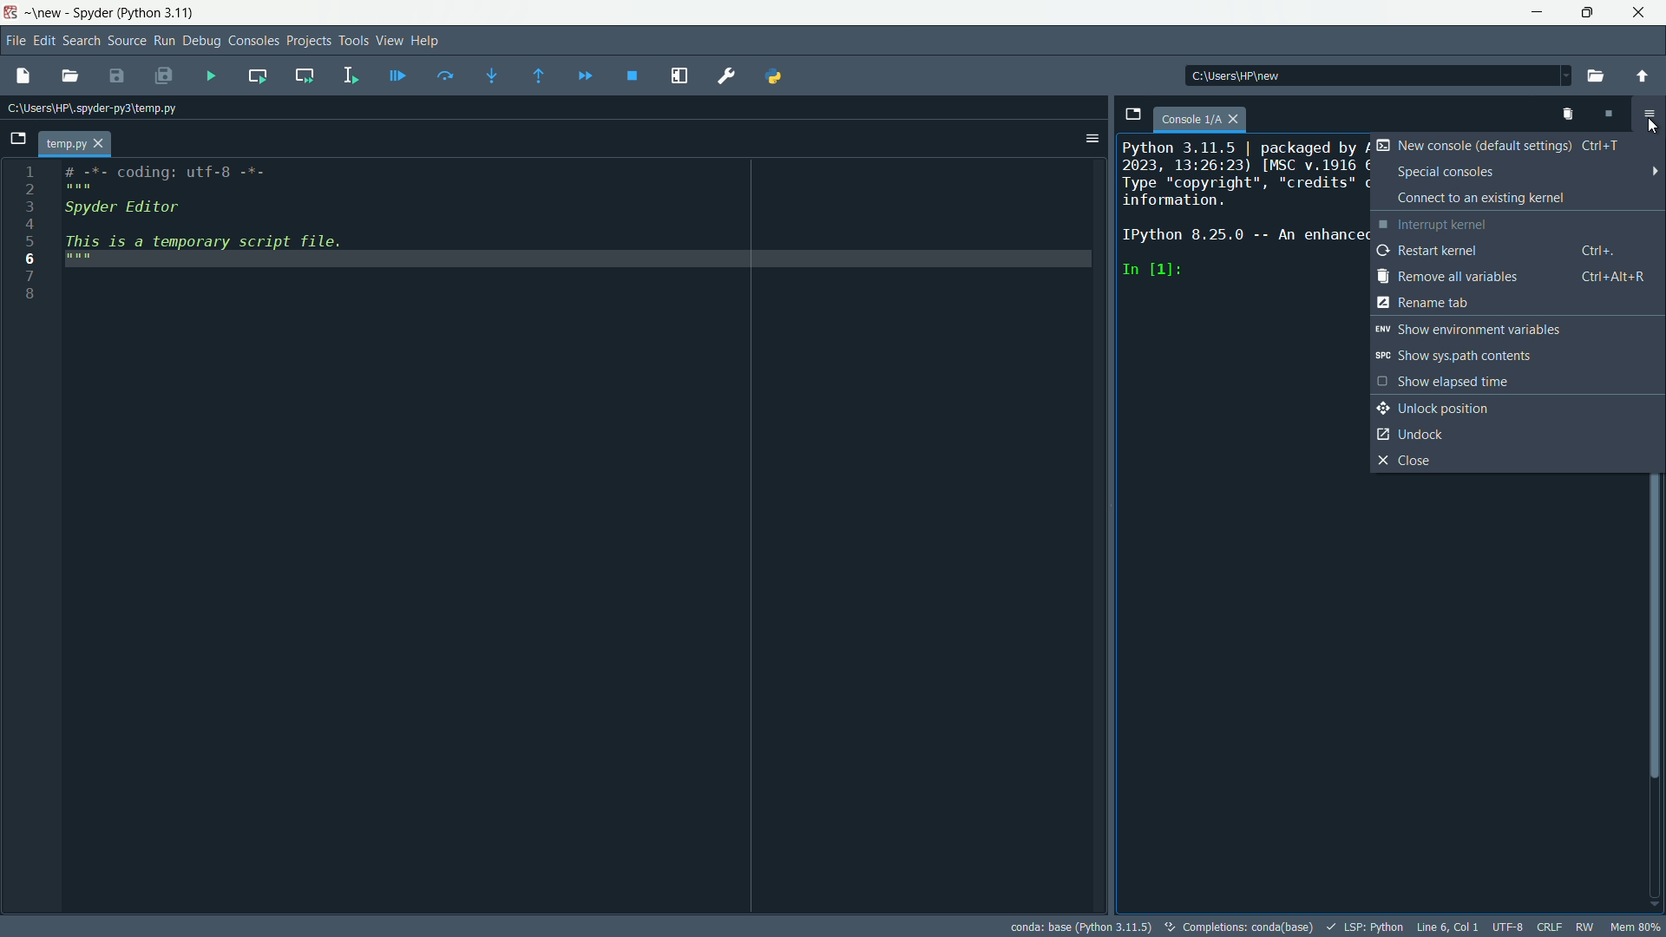  Describe the element at coordinates (1461, 381) in the screenshot. I see `Show elapsed time` at that location.